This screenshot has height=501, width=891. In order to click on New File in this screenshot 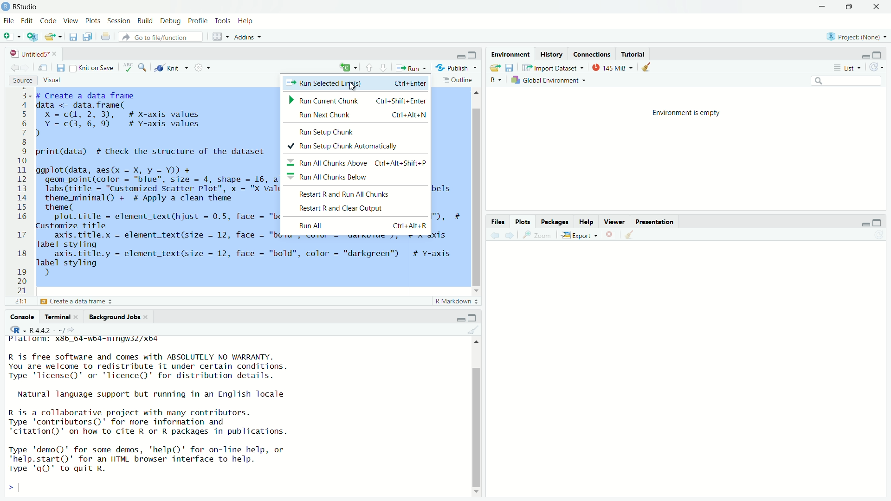, I will do `click(11, 36)`.